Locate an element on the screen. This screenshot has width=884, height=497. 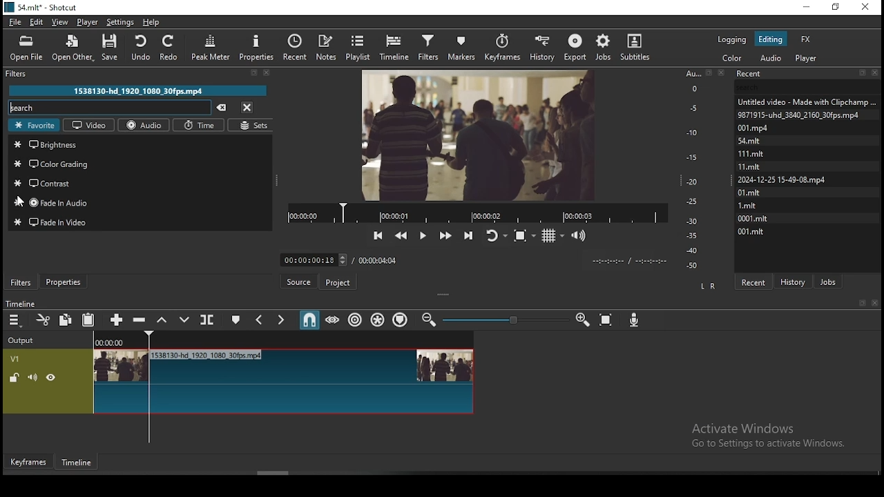
54.mit is located at coordinates (749, 140).